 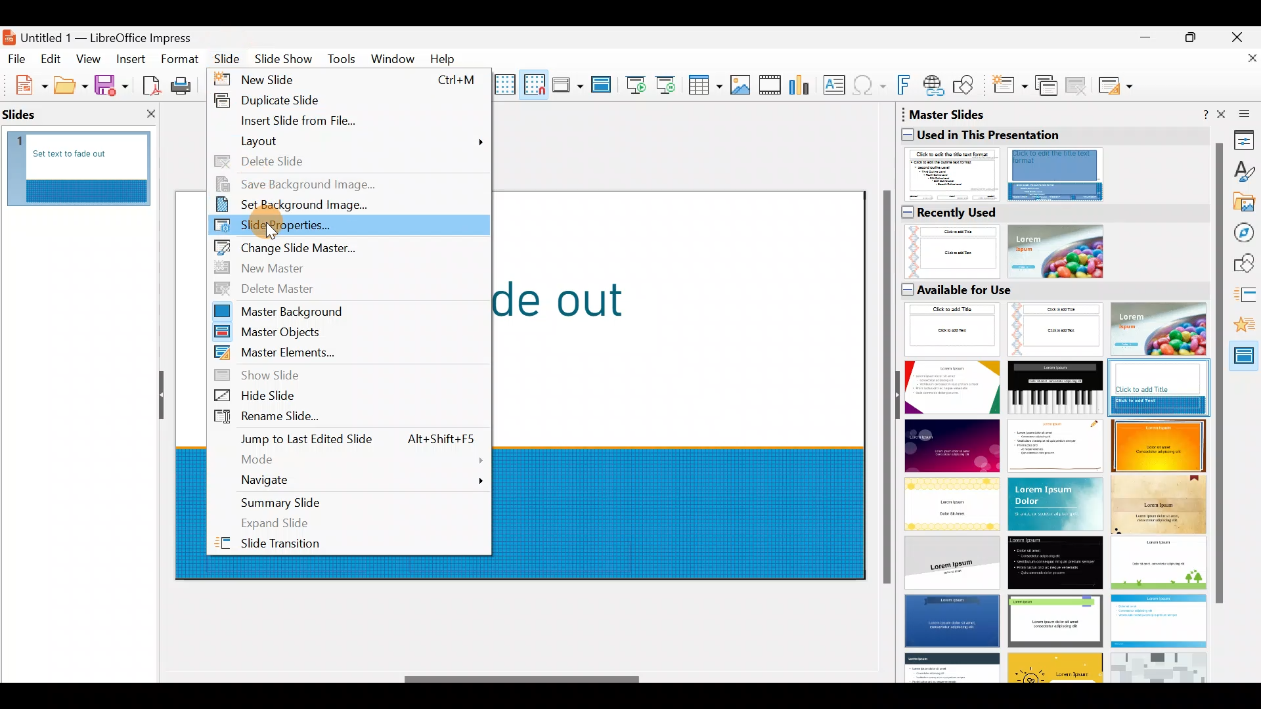 What do you see at coordinates (1218, 376) in the screenshot?
I see `scroll bar` at bounding box center [1218, 376].